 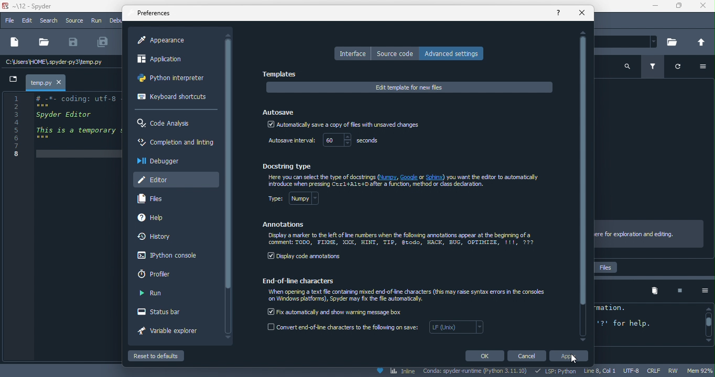 I want to click on debug, so click(x=115, y=20).